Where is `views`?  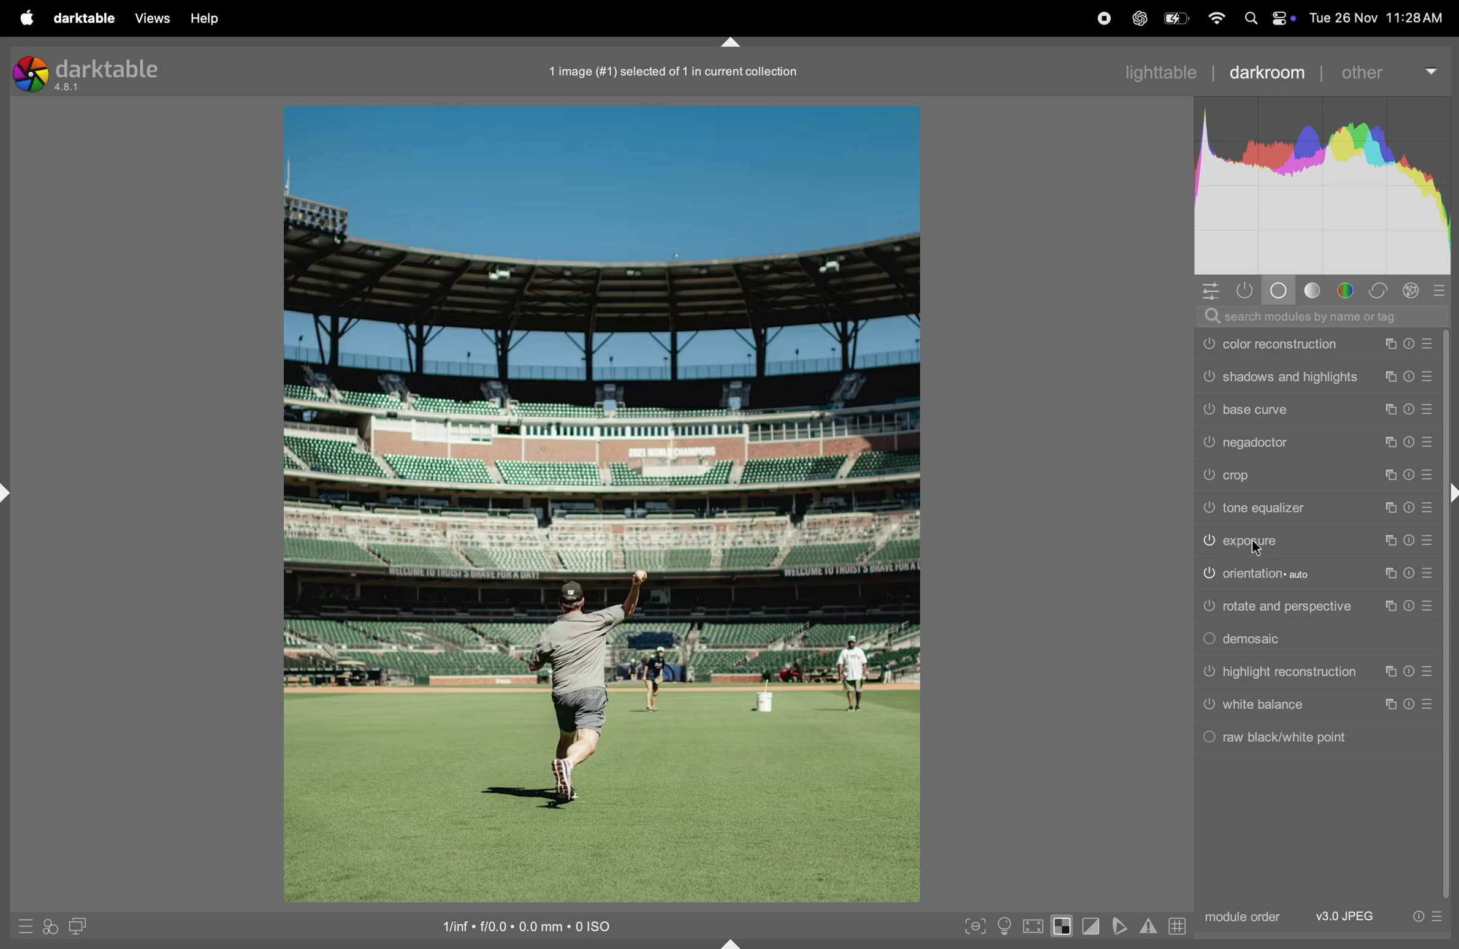
views is located at coordinates (149, 18).